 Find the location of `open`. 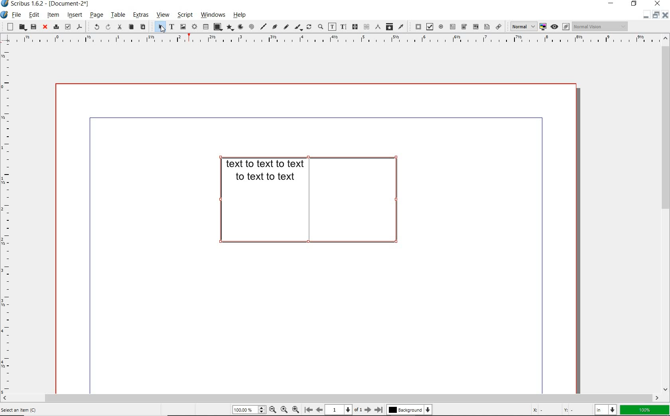

open is located at coordinates (22, 27).